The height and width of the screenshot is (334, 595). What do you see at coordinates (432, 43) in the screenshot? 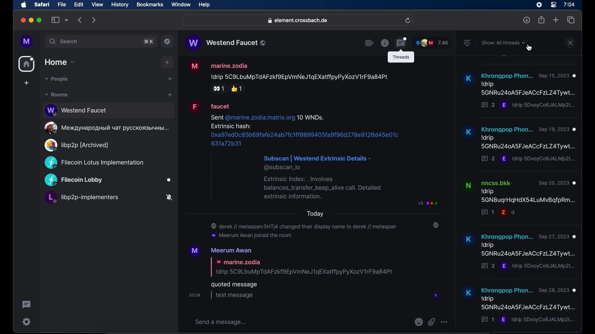
I see `participants` at bounding box center [432, 43].